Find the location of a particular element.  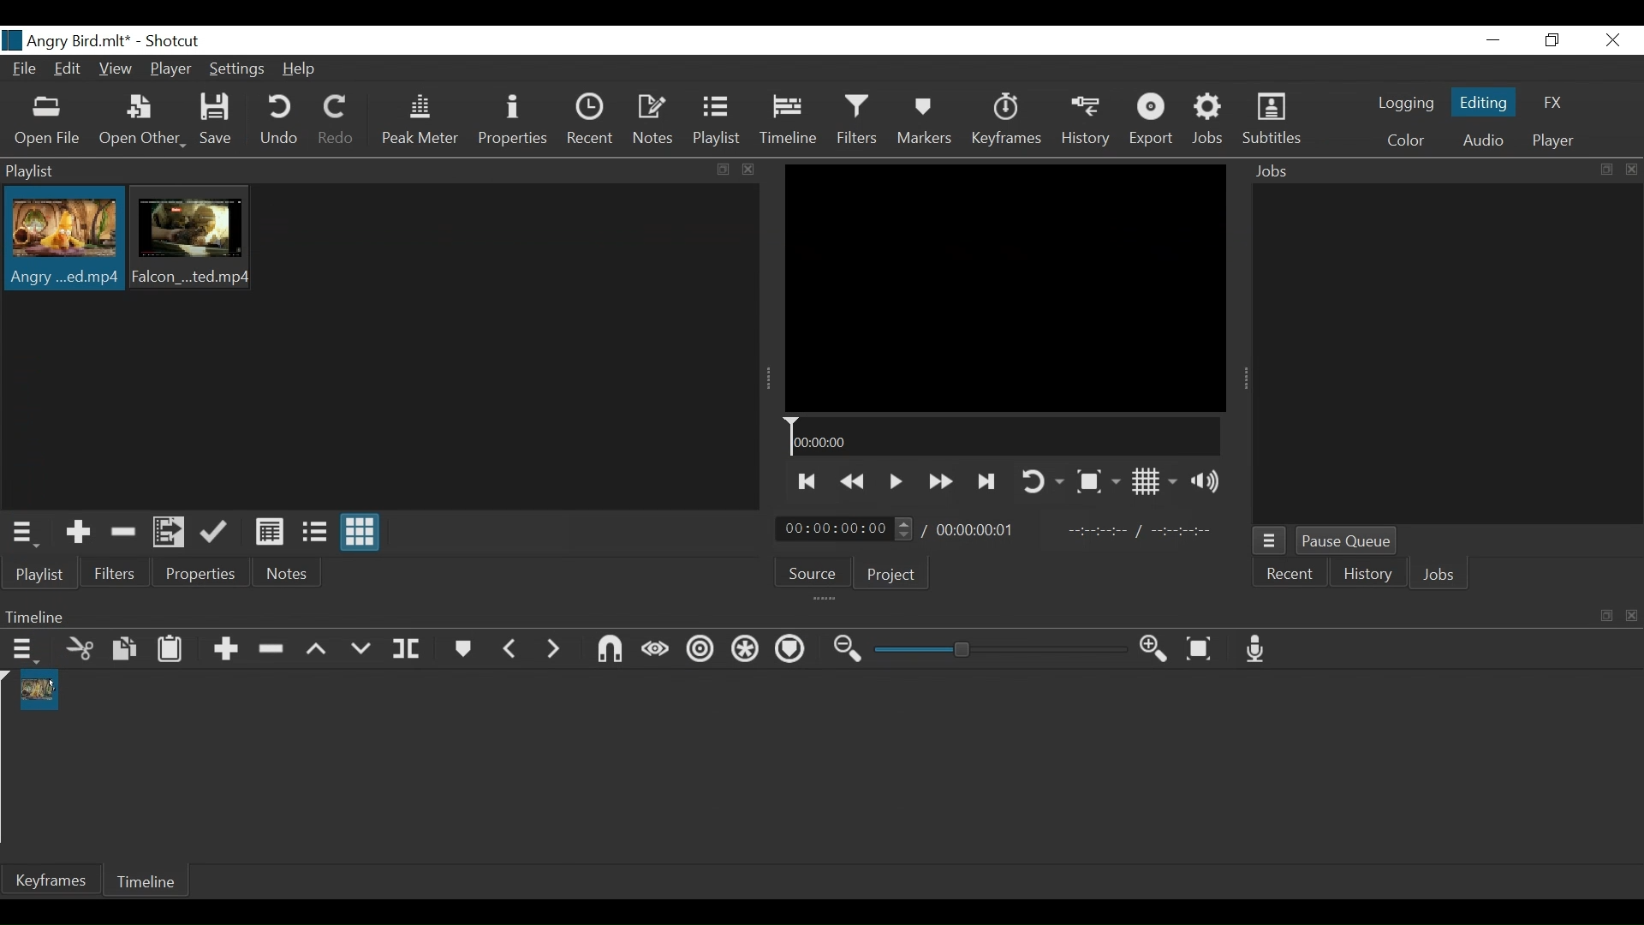

Skip to the next point is located at coordinates (987, 482).